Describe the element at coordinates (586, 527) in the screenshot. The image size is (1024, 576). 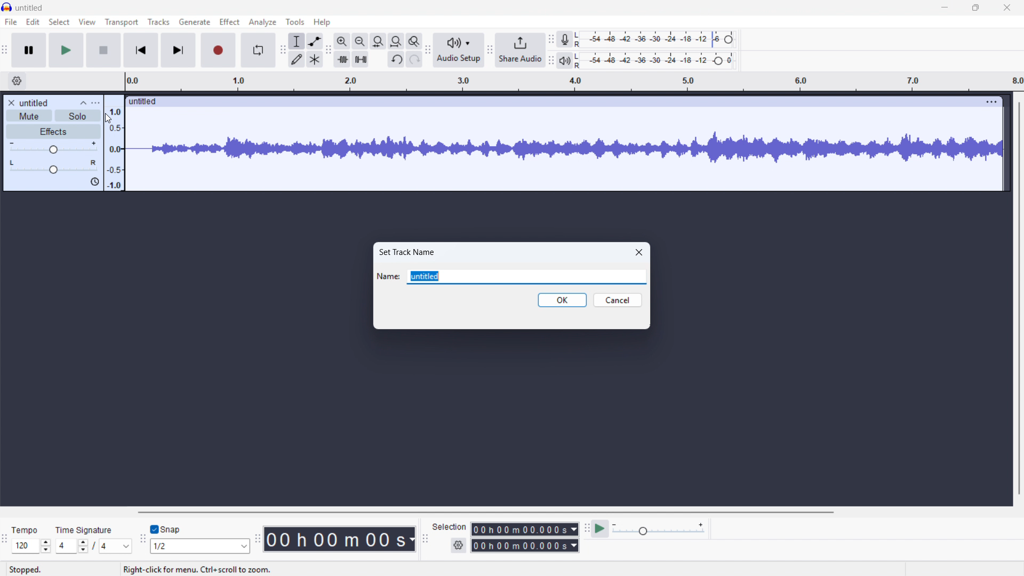
I see `Play at speed toolbar ` at that location.